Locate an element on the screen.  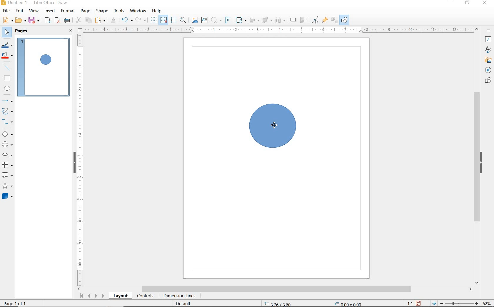
SELECT is located at coordinates (7, 33).